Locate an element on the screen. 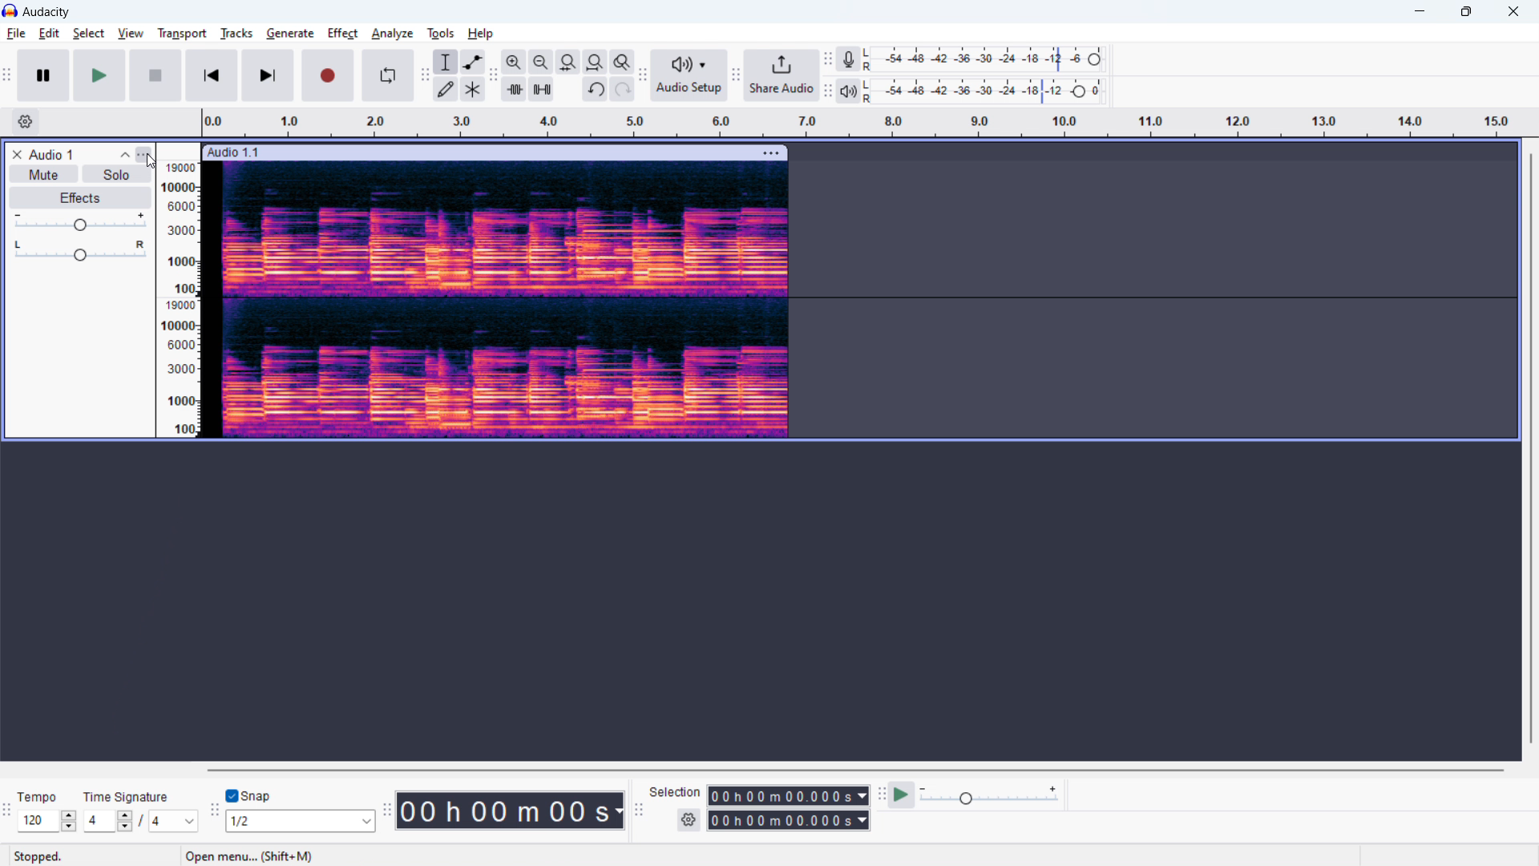 This screenshot has height=866, width=1539. time signature toolbar is located at coordinates (7, 813).